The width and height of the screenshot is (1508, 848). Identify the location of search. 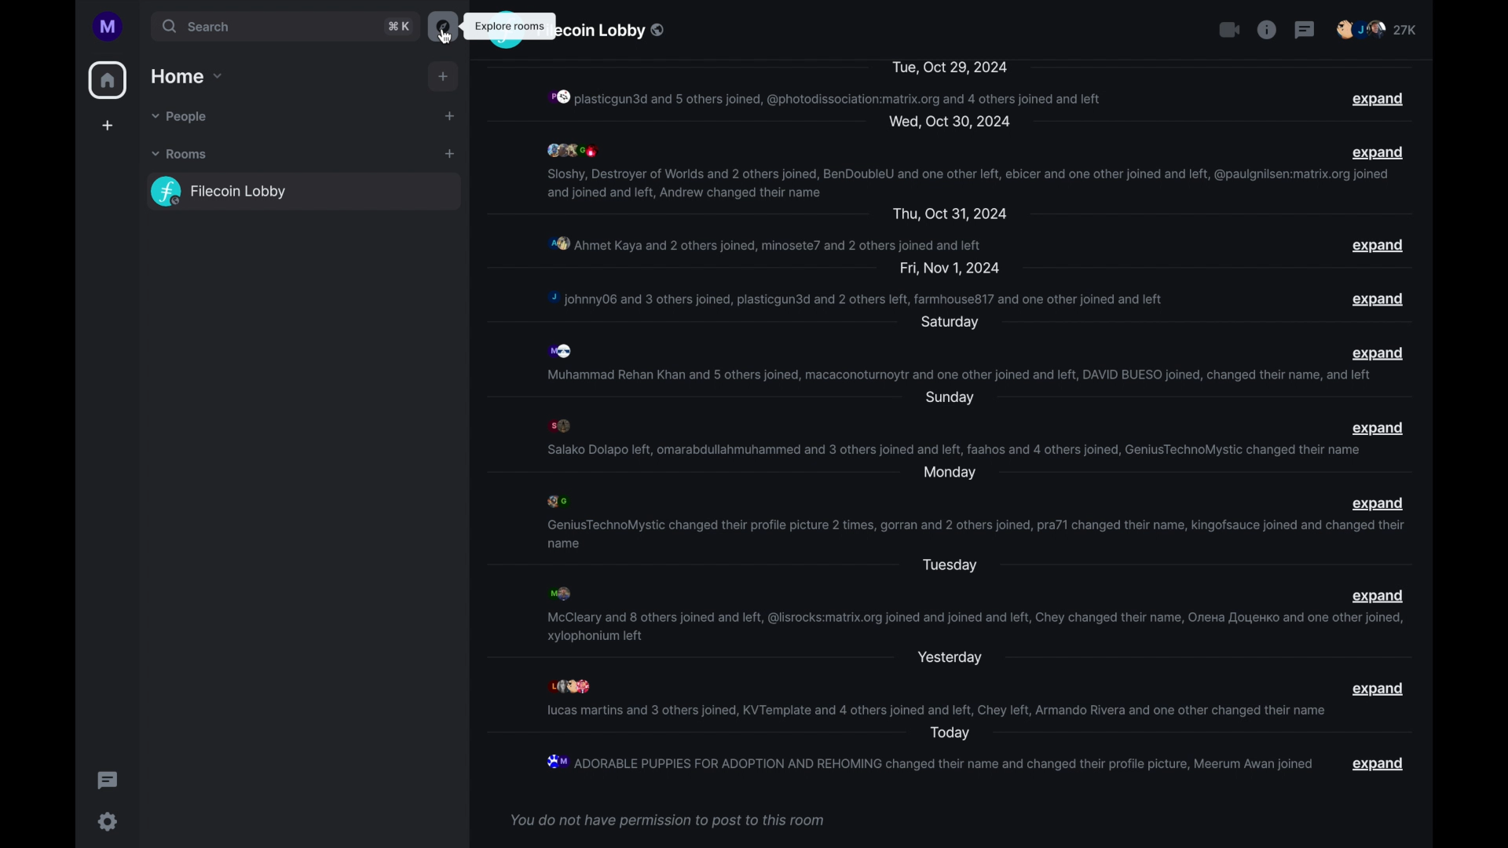
(263, 27).